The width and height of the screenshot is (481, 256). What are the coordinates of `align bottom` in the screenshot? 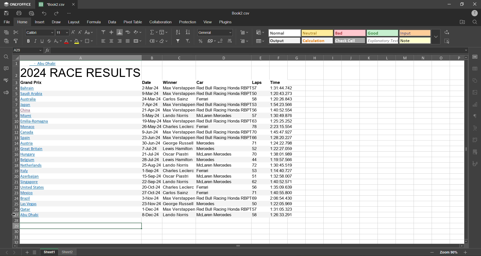 It's located at (120, 32).